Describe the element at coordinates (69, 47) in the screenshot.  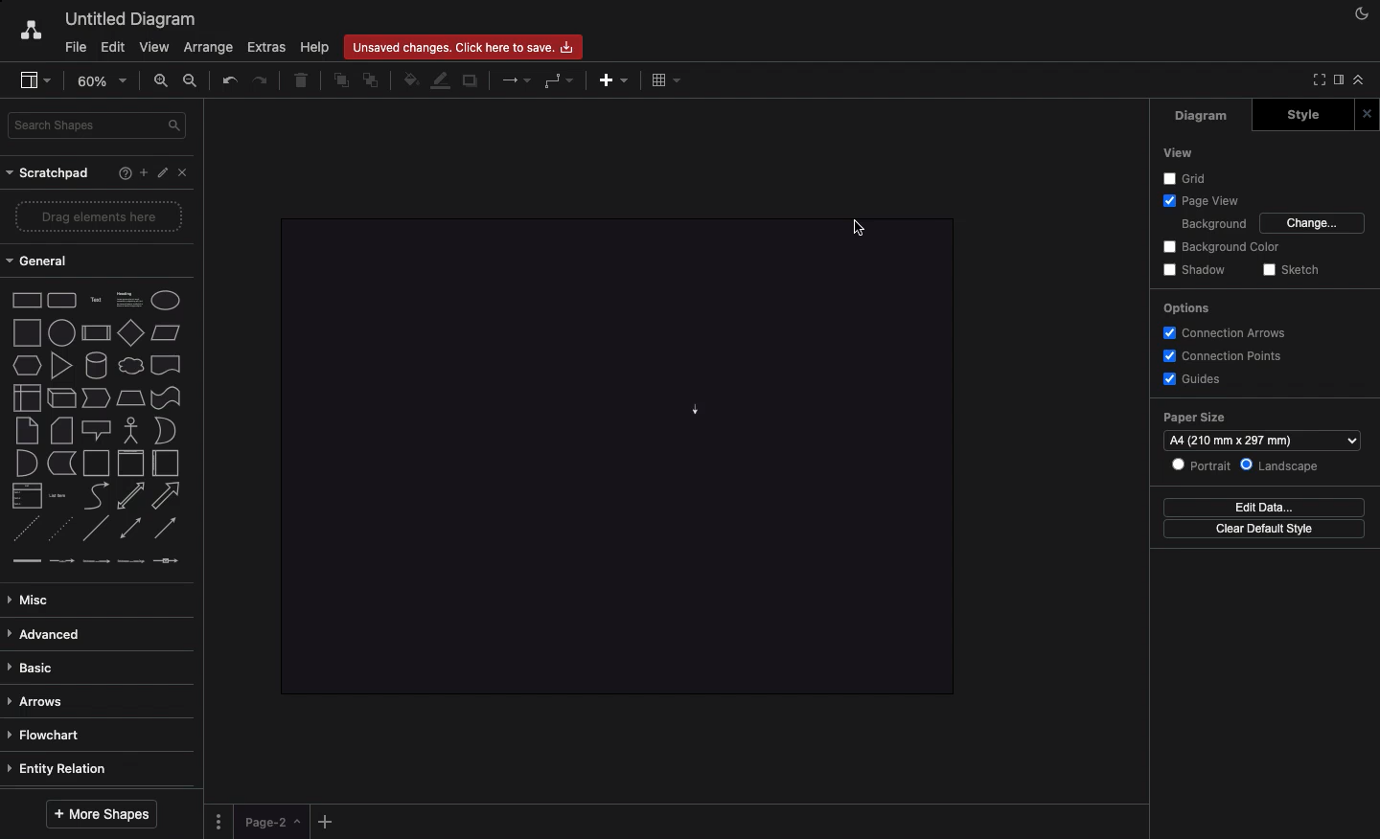
I see `File` at that location.